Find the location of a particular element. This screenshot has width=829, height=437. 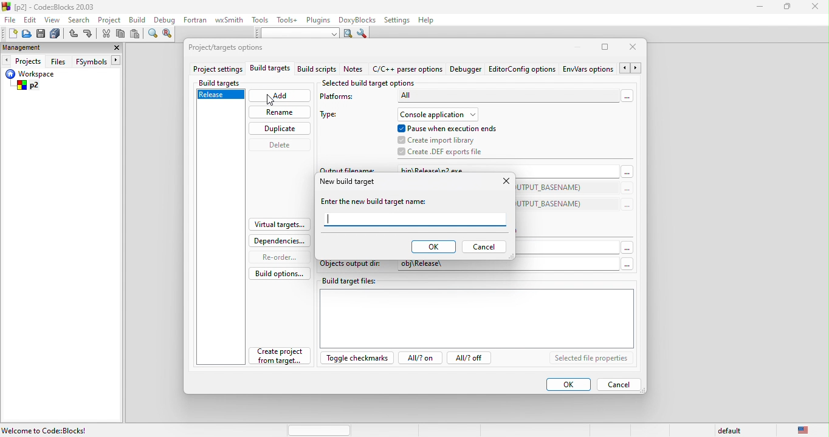

plugins is located at coordinates (319, 21).